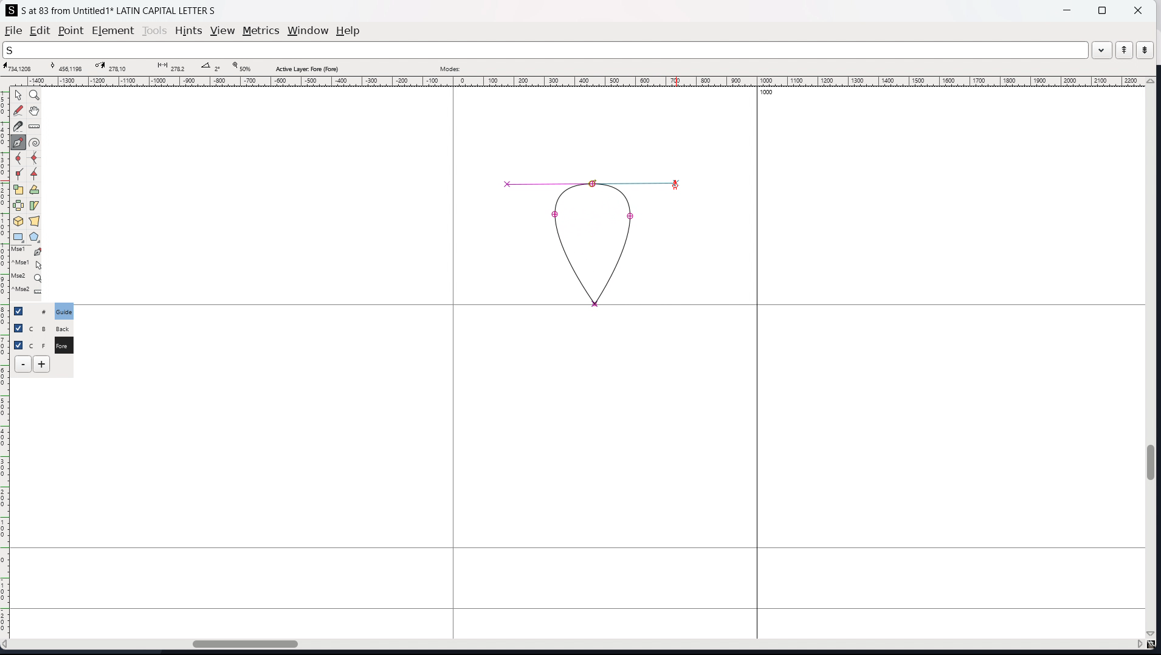 Image resolution: width=1161 pixels, height=655 pixels. What do you see at coordinates (41, 364) in the screenshot?
I see `add layers` at bounding box center [41, 364].